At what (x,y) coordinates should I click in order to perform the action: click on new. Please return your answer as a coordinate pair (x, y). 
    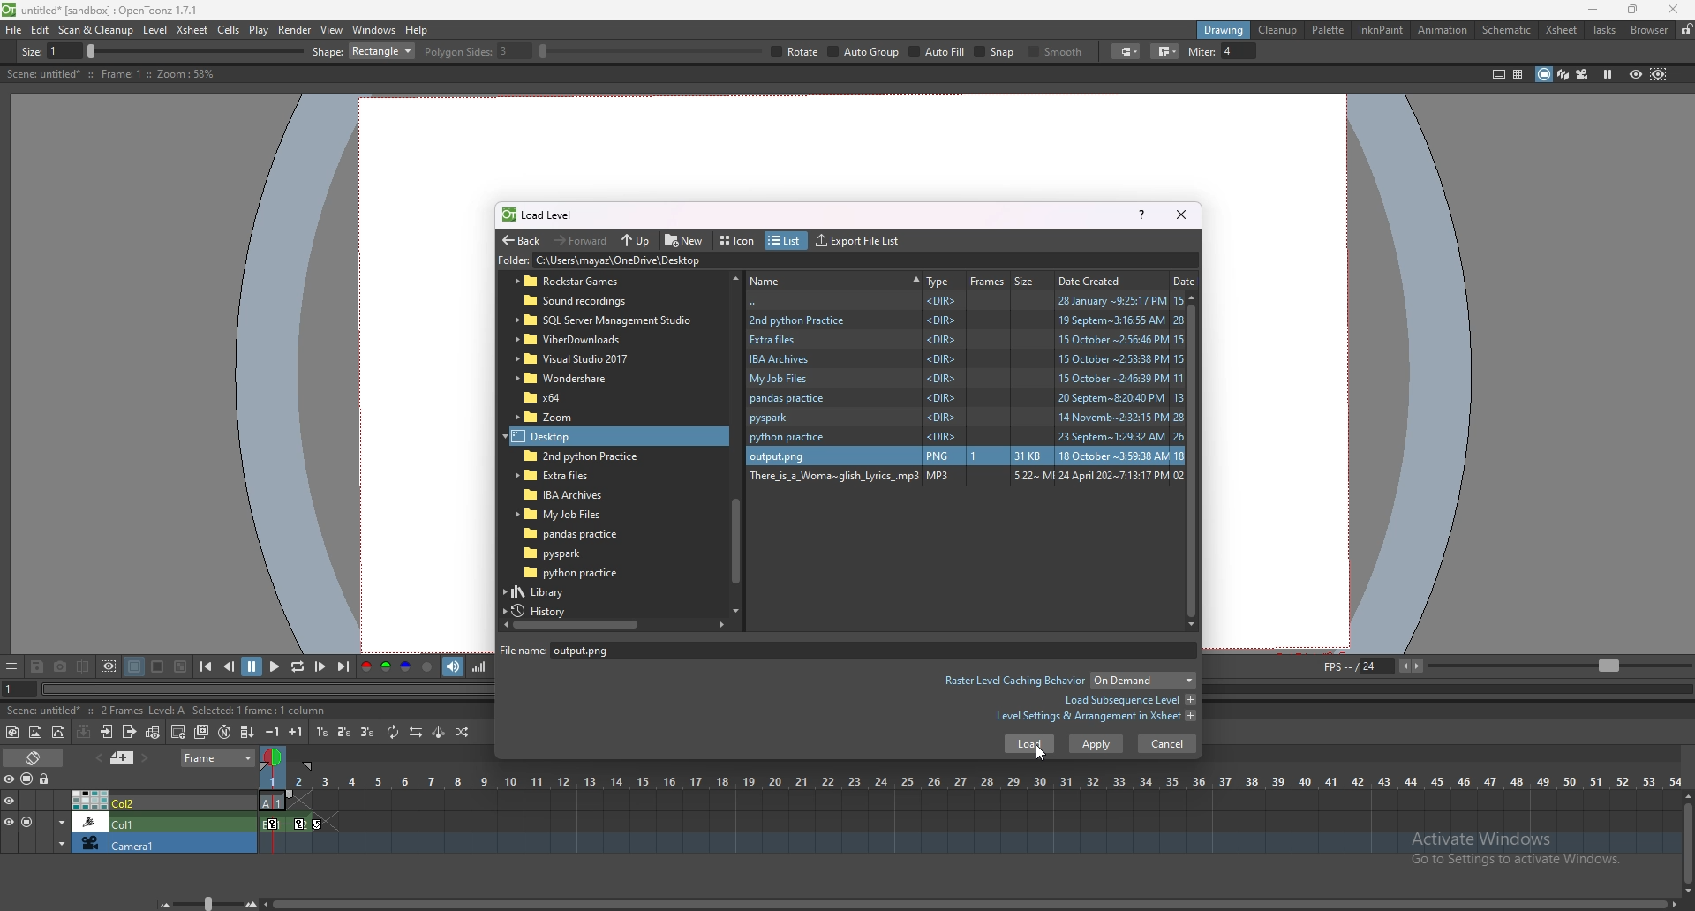
    Looking at the image, I should click on (685, 239).